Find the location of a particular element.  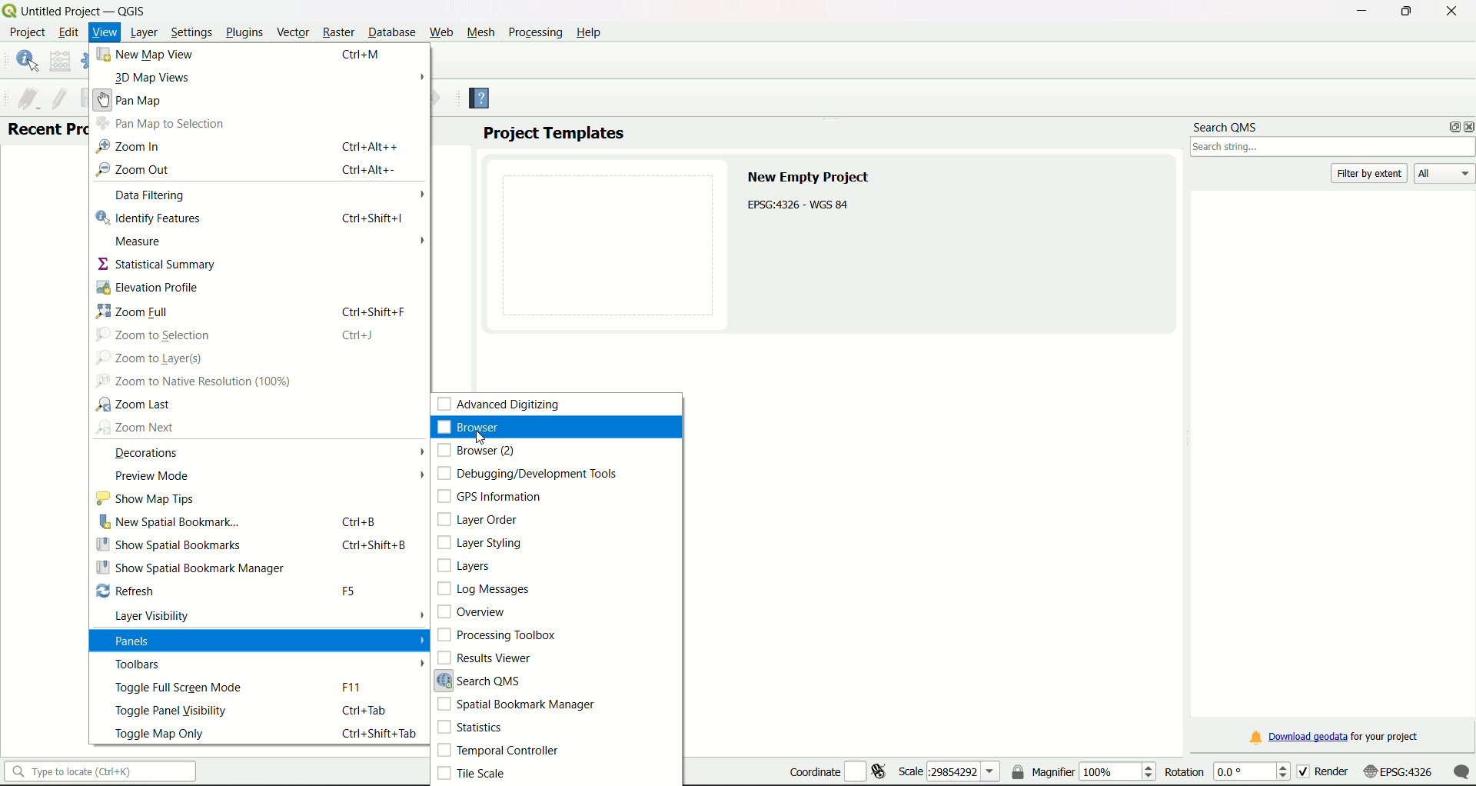

Toolbars is located at coordinates (144, 665).